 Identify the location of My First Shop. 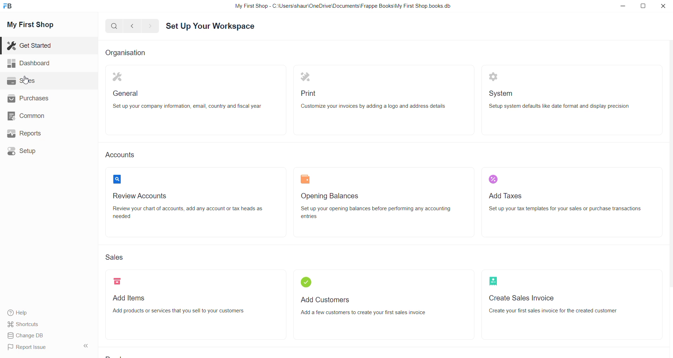
(39, 27).